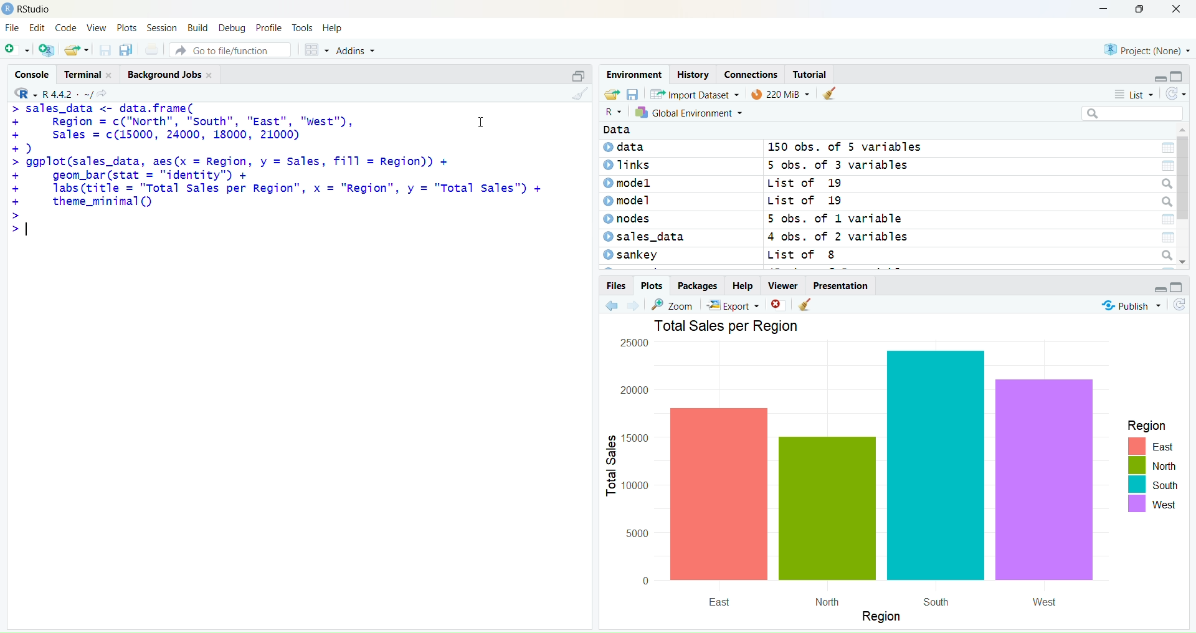 The width and height of the screenshot is (1196, 633). What do you see at coordinates (1158, 78) in the screenshot?
I see `minimise` at bounding box center [1158, 78].